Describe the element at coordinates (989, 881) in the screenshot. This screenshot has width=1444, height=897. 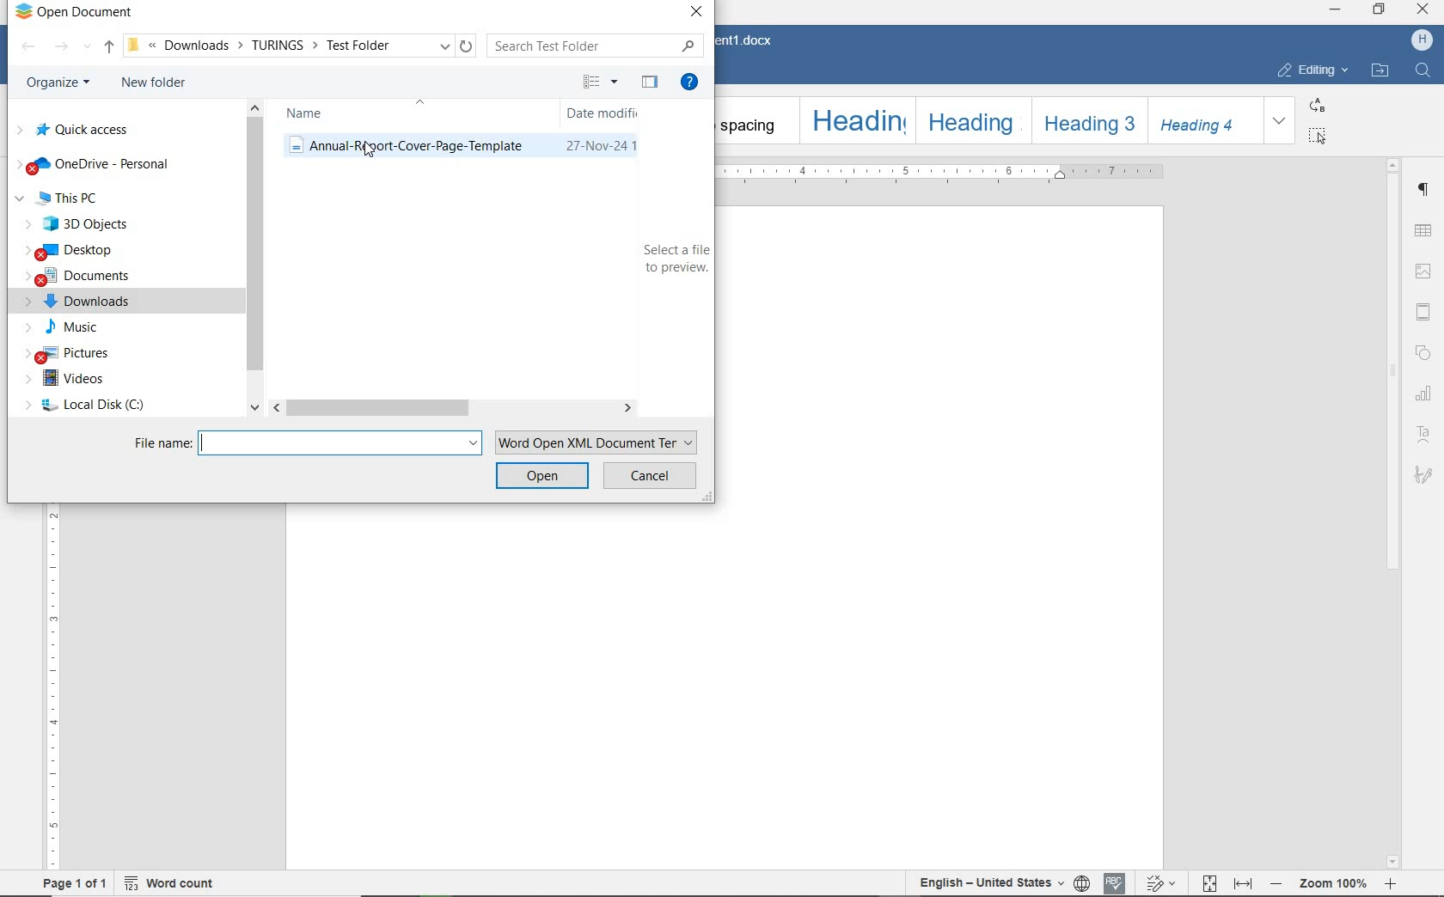
I see `text language` at that location.